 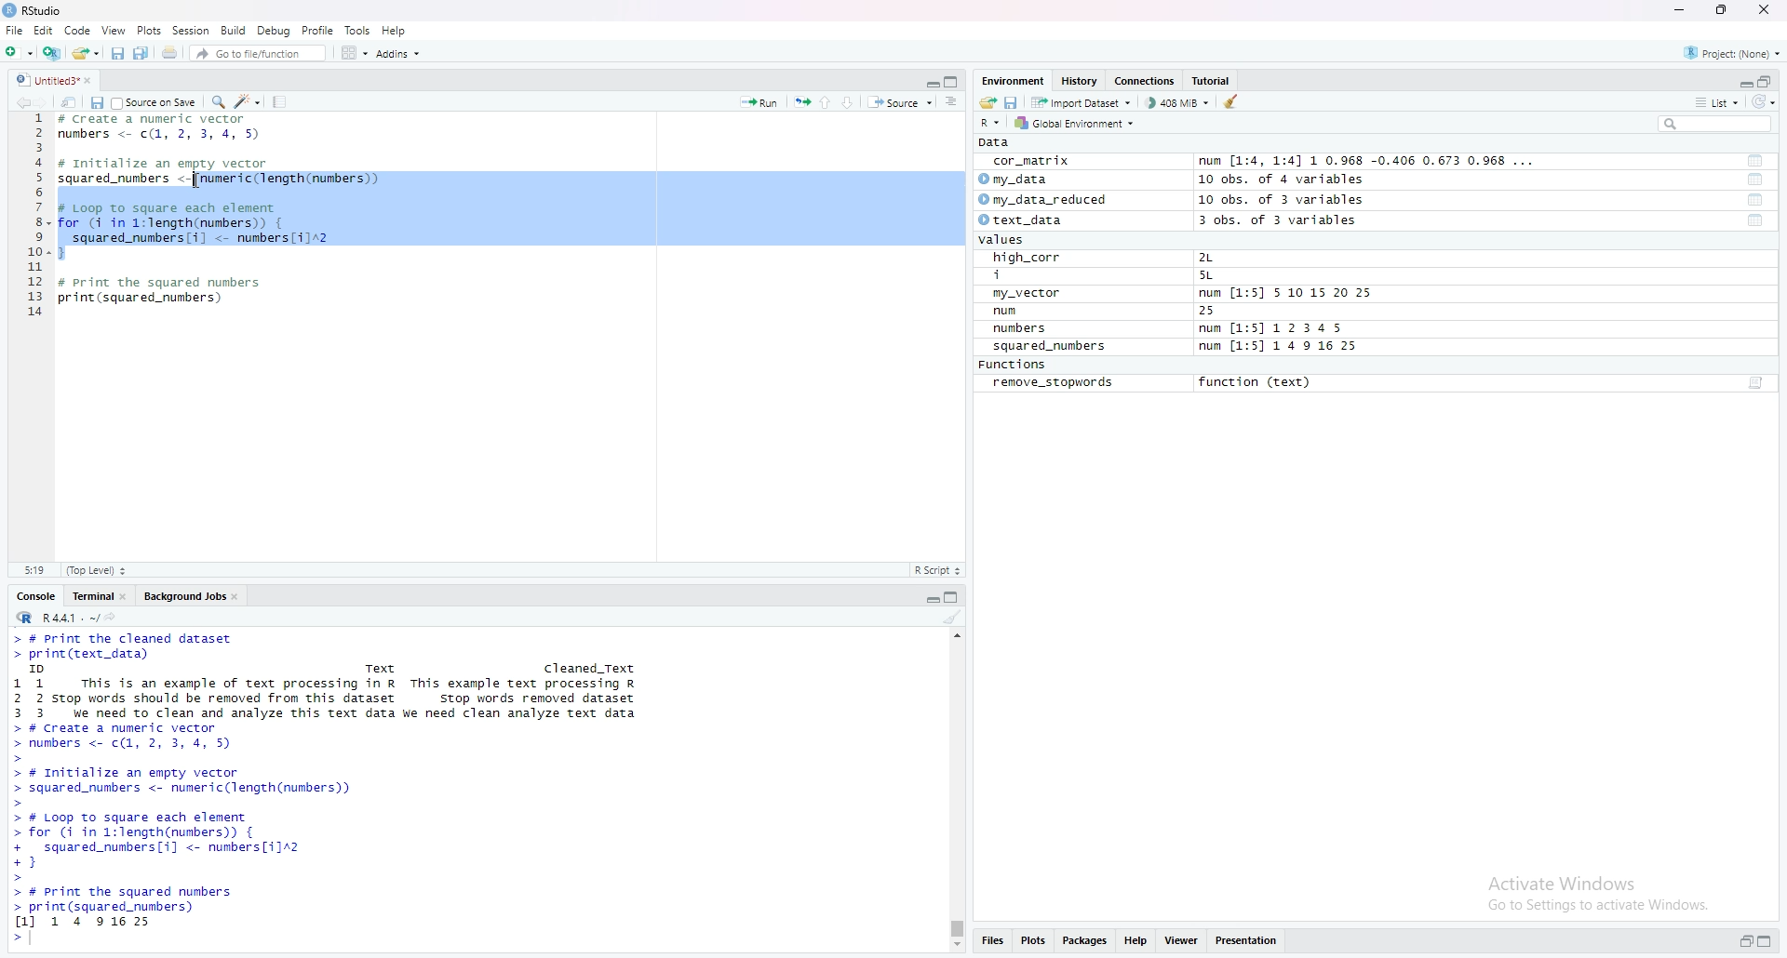 I want to click on line number, so click(x=34, y=220).